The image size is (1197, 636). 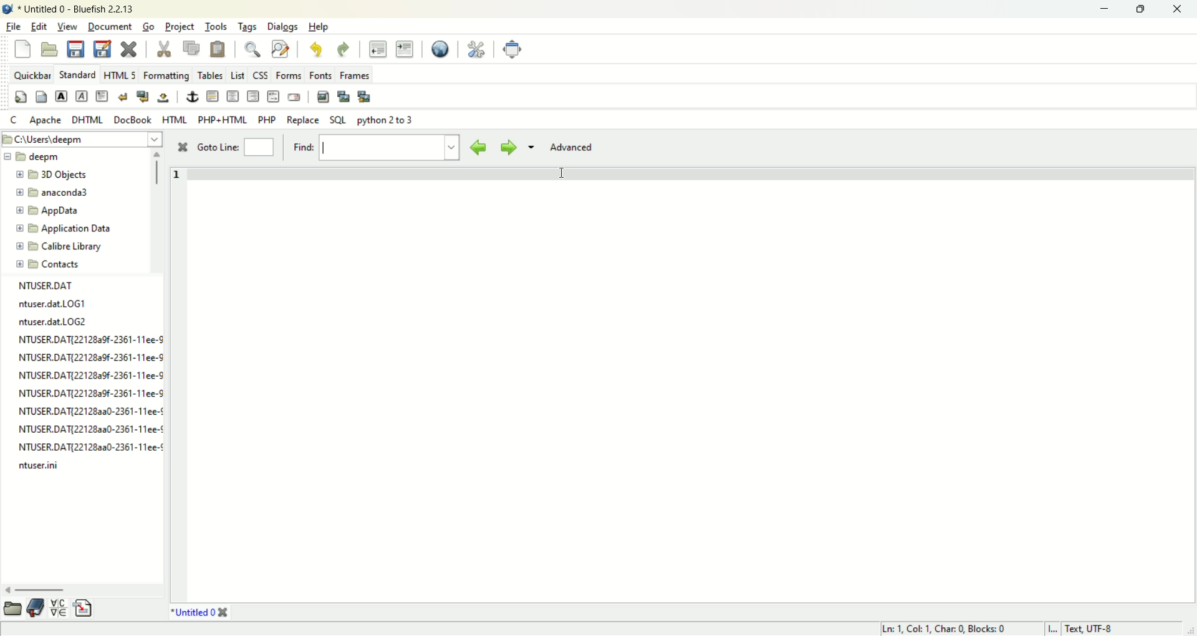 I want to click on emphasis, so click(x=82, y=97).